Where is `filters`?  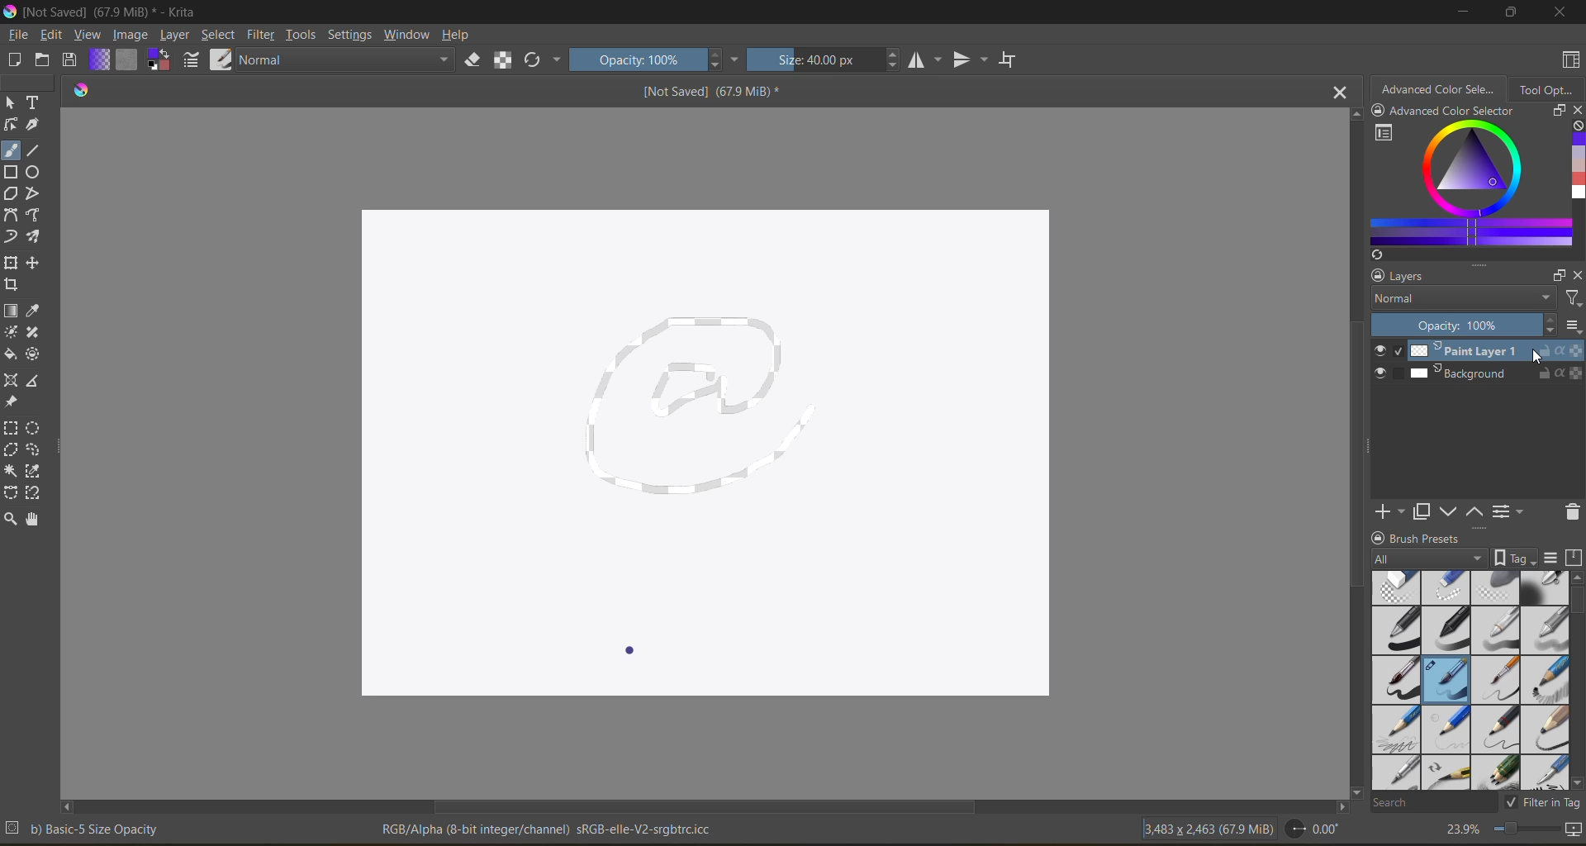
filters is located at coordinates (1574, 298).